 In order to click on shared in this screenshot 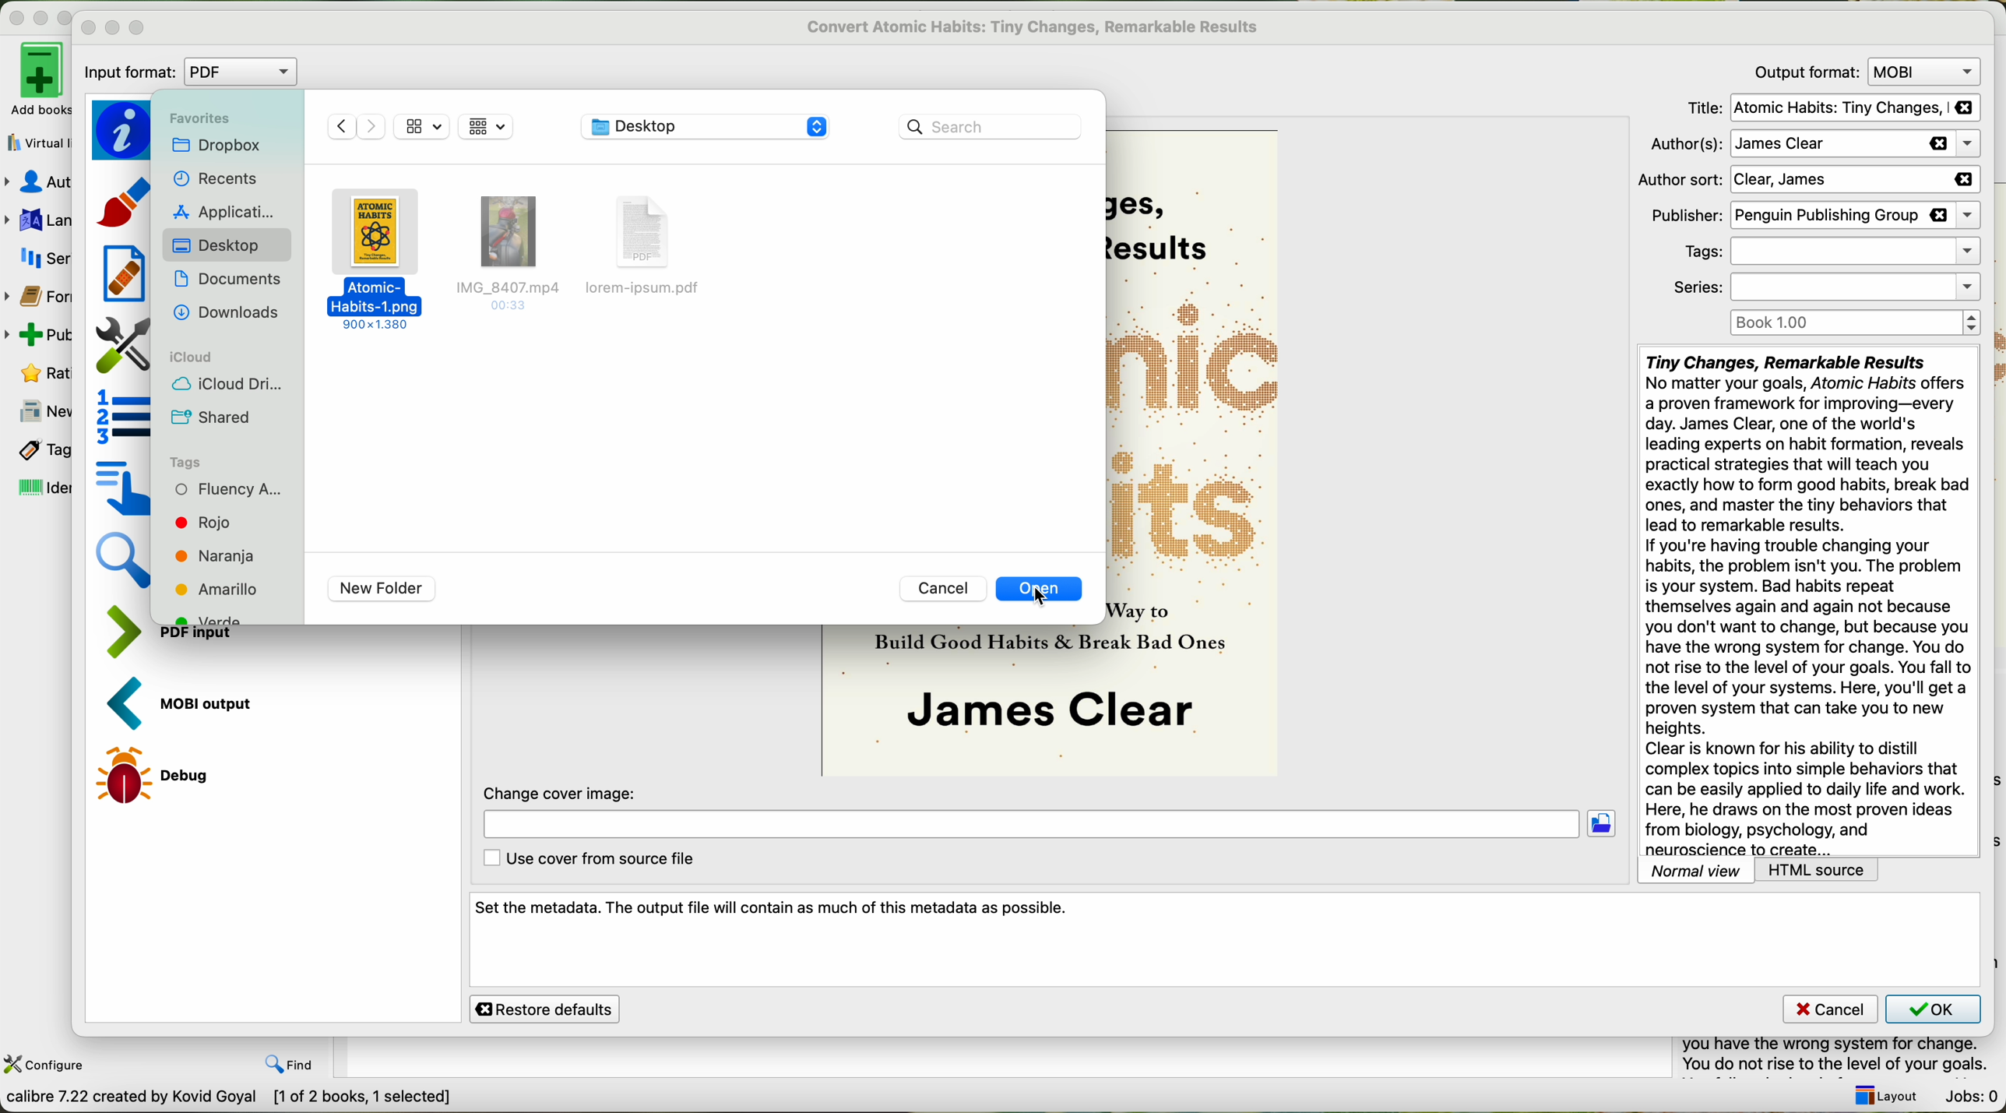, I will do `click(216, 418)`.